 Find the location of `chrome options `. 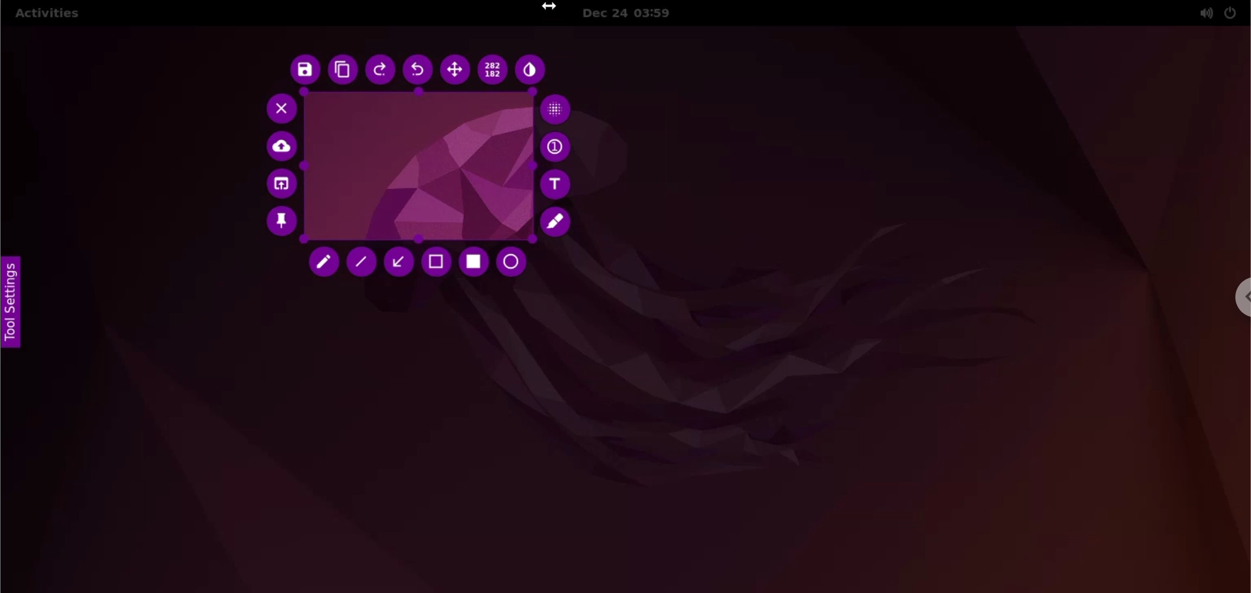

chrome options  is located at coordinates (1239, 300).